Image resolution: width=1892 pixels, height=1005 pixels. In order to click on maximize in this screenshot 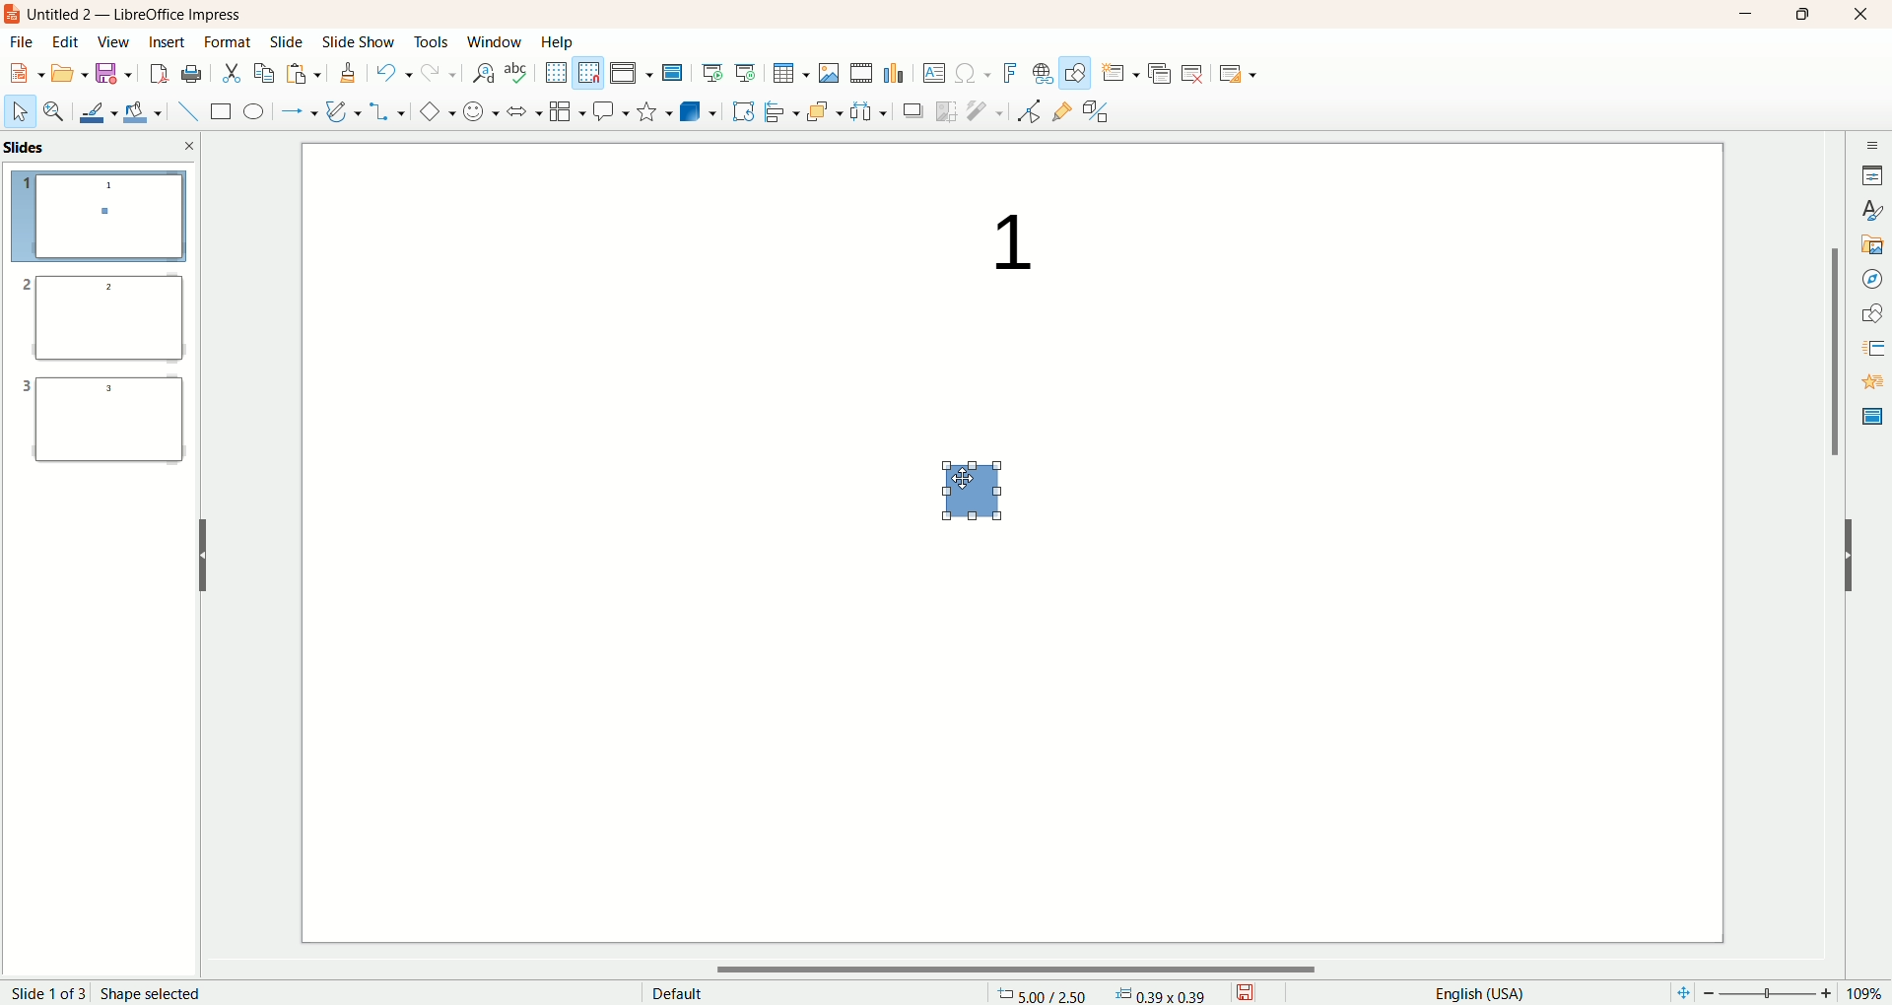, I will do `click(1801, 17)`.